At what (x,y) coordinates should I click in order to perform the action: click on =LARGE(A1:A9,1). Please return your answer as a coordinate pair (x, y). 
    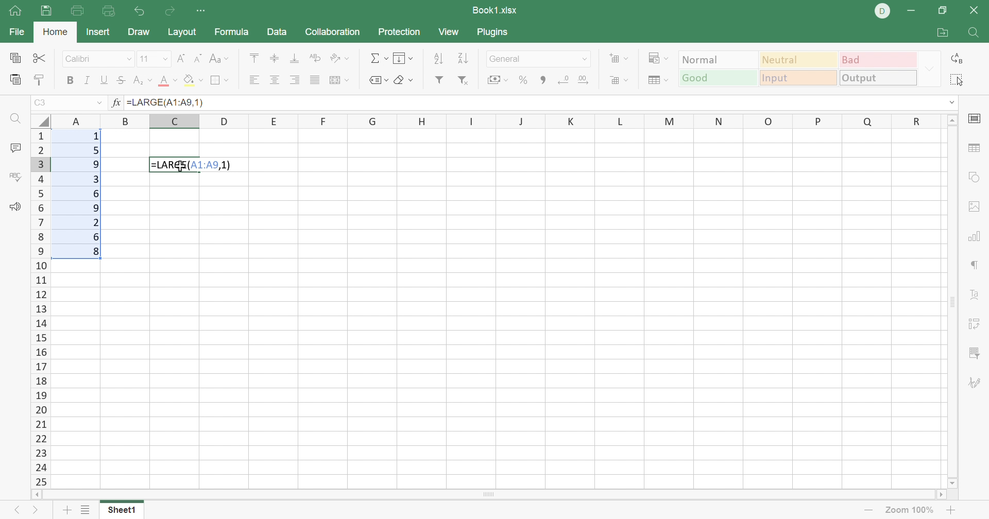
    Looking at the image, I should click on (169, 103).